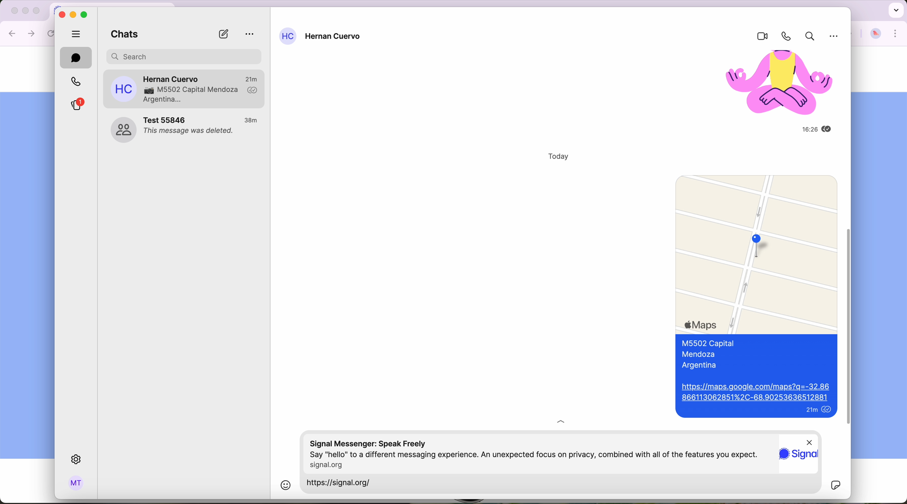  I want to click on 00
ca, so click(123, 130).